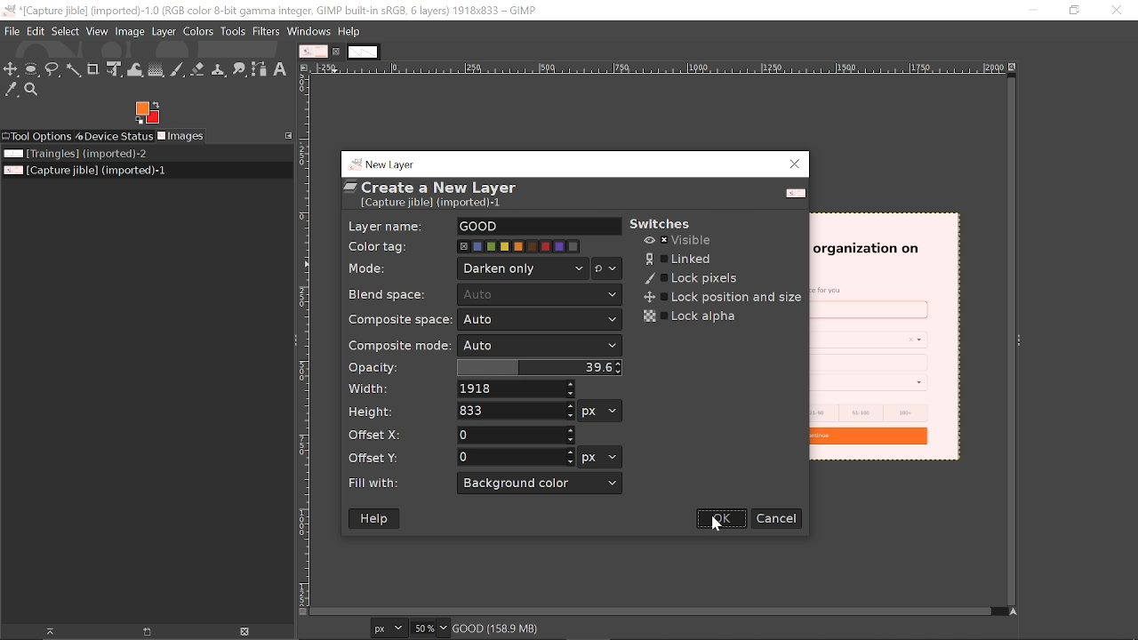  Describe the element at coordinates (660, 68) in the screenshot. I see `Horizontal label` at that location.